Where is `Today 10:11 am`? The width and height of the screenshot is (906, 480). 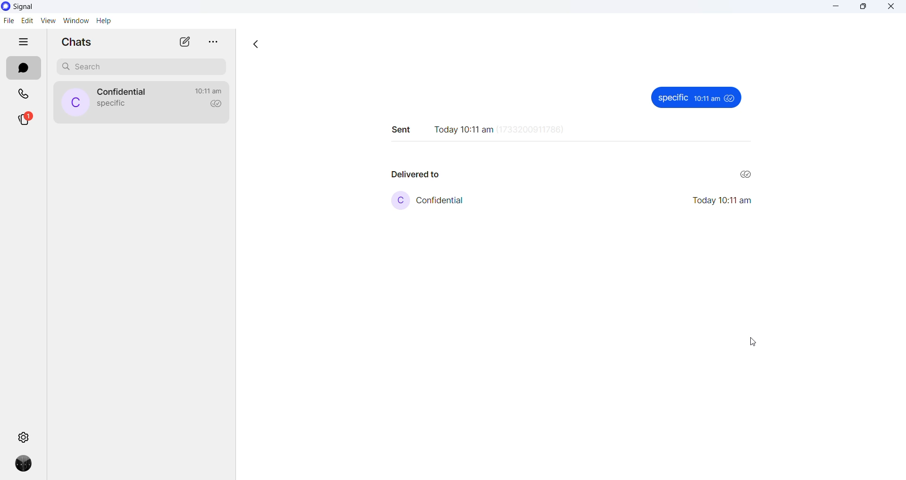
Today 10:11 am is located at coordinates (725, 199).